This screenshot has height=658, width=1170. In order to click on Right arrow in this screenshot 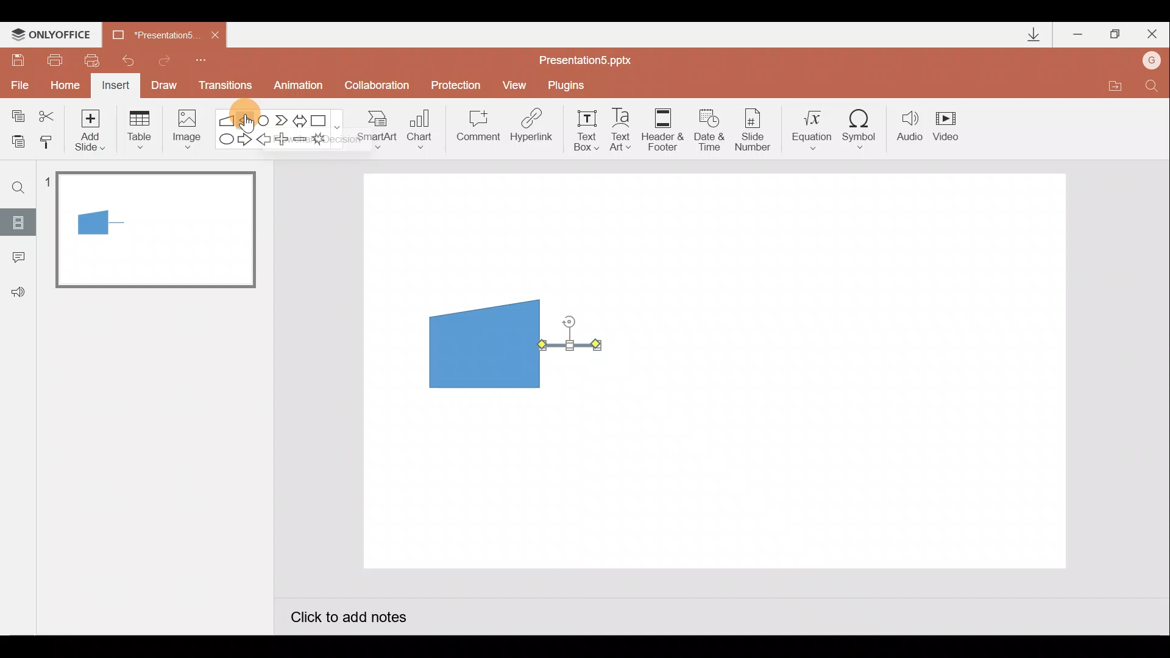, I will do `click(246, 138)`.